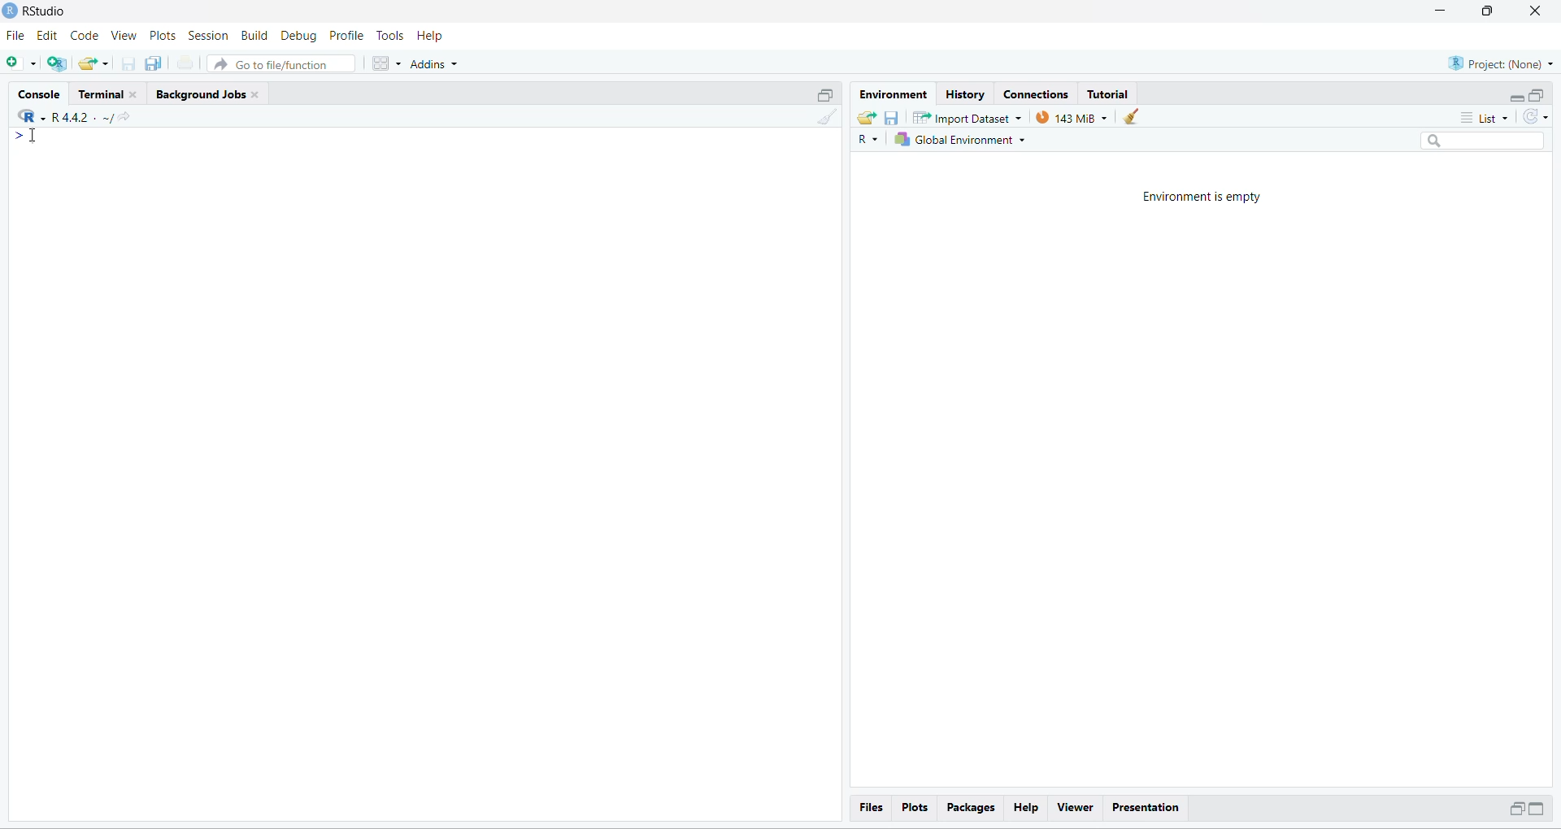 The image size is (1561, 829). I want to click on R, so click(867, 140).